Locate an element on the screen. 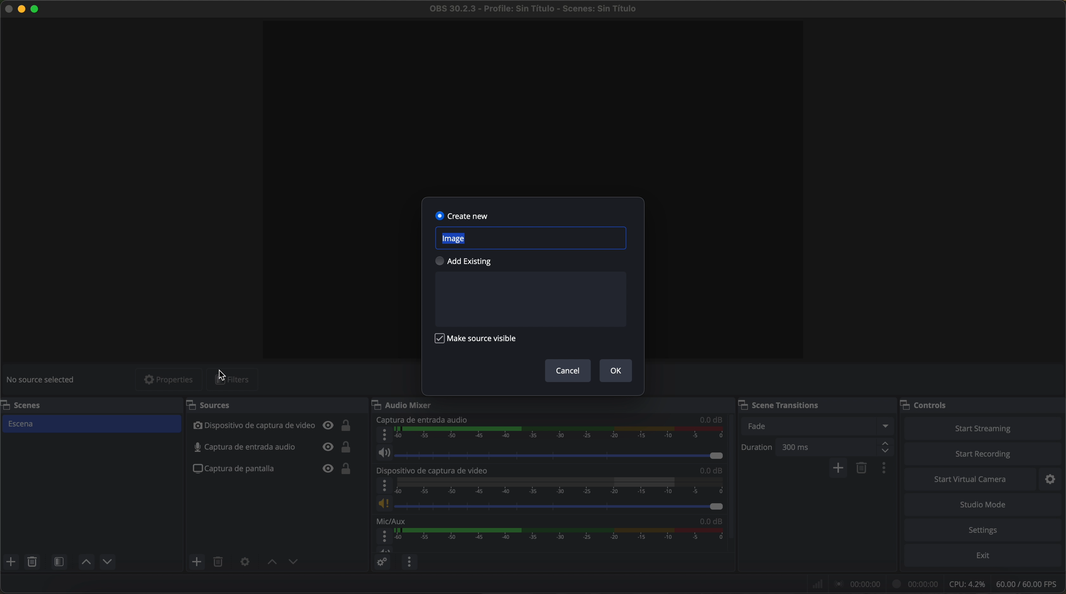  properties is located at coordinates (168, 380).